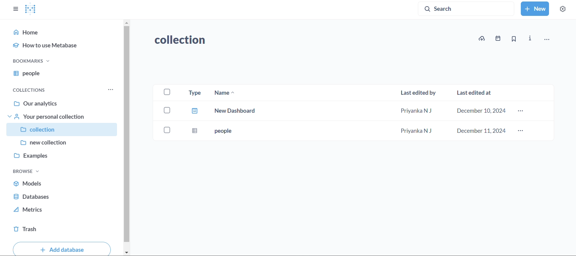 This screenshot has height=256, width=576. I want to click on logo, so click(31, 10).